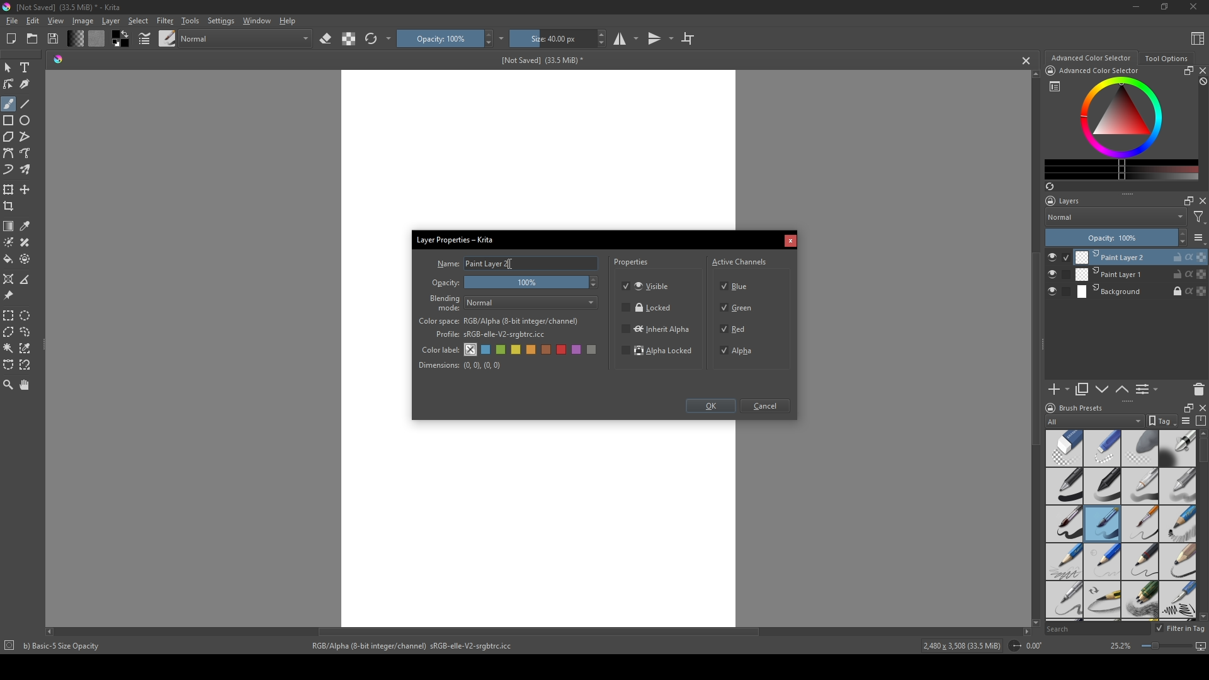  Describe the element at coordinates (167, 38) in the screenshot. I see `brush` at that location.